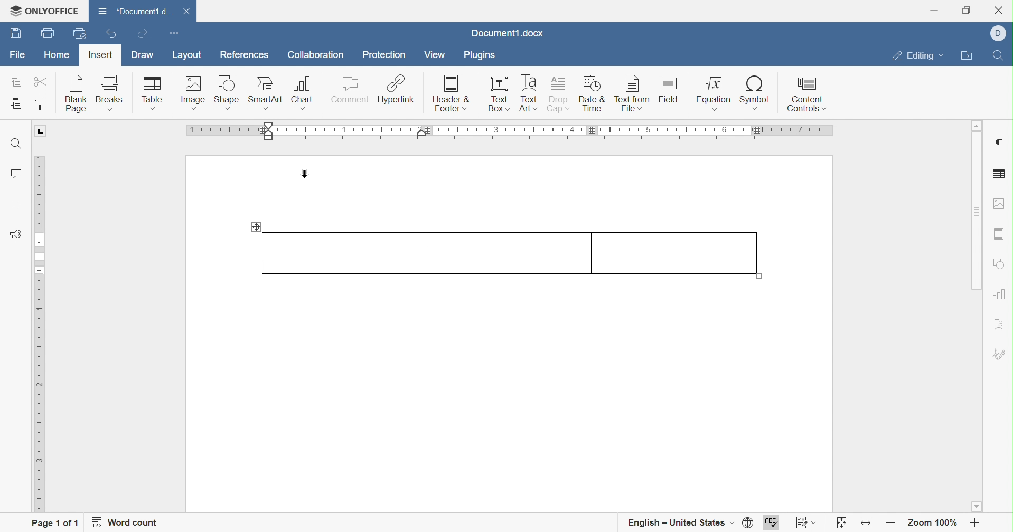 The height and width of the screenshot is (532, 1013). Describe the element at coordinates (109, 94) in the screenshot. I see `Insert breaks` at that location.